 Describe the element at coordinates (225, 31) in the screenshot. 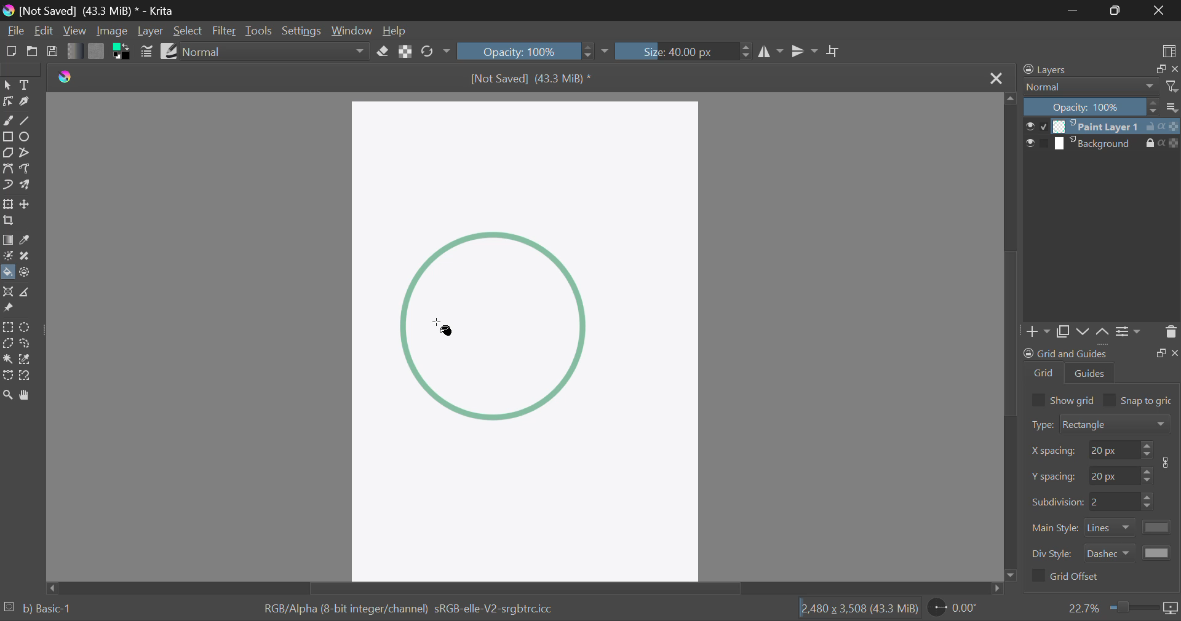

I see `Filter` at that location.